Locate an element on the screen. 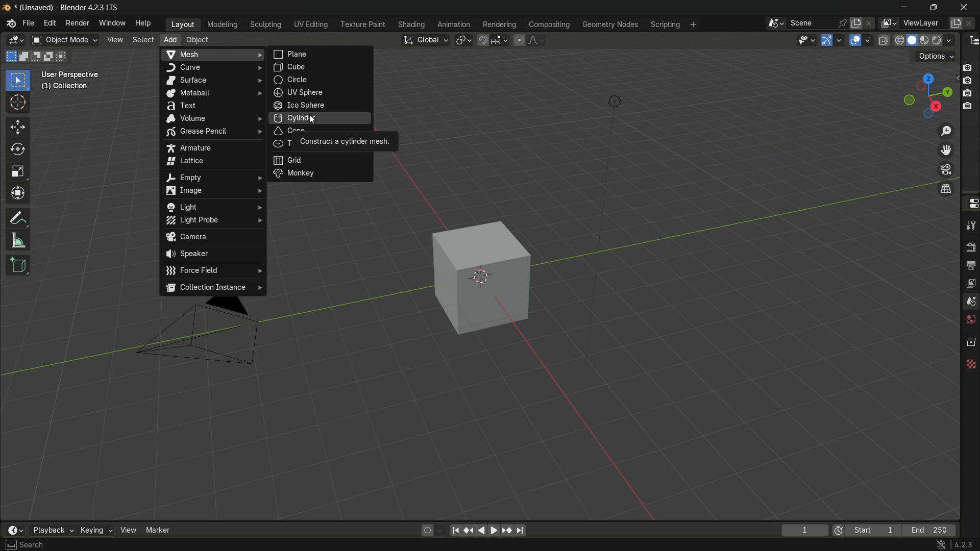 The image size is (980, 551). measure is located at coordinates (18, 241).